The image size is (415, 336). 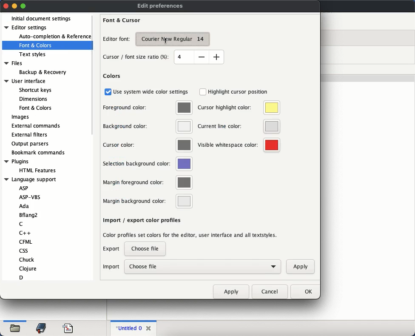 I want to click on cursor highlight color, so click(x=239, y=108).